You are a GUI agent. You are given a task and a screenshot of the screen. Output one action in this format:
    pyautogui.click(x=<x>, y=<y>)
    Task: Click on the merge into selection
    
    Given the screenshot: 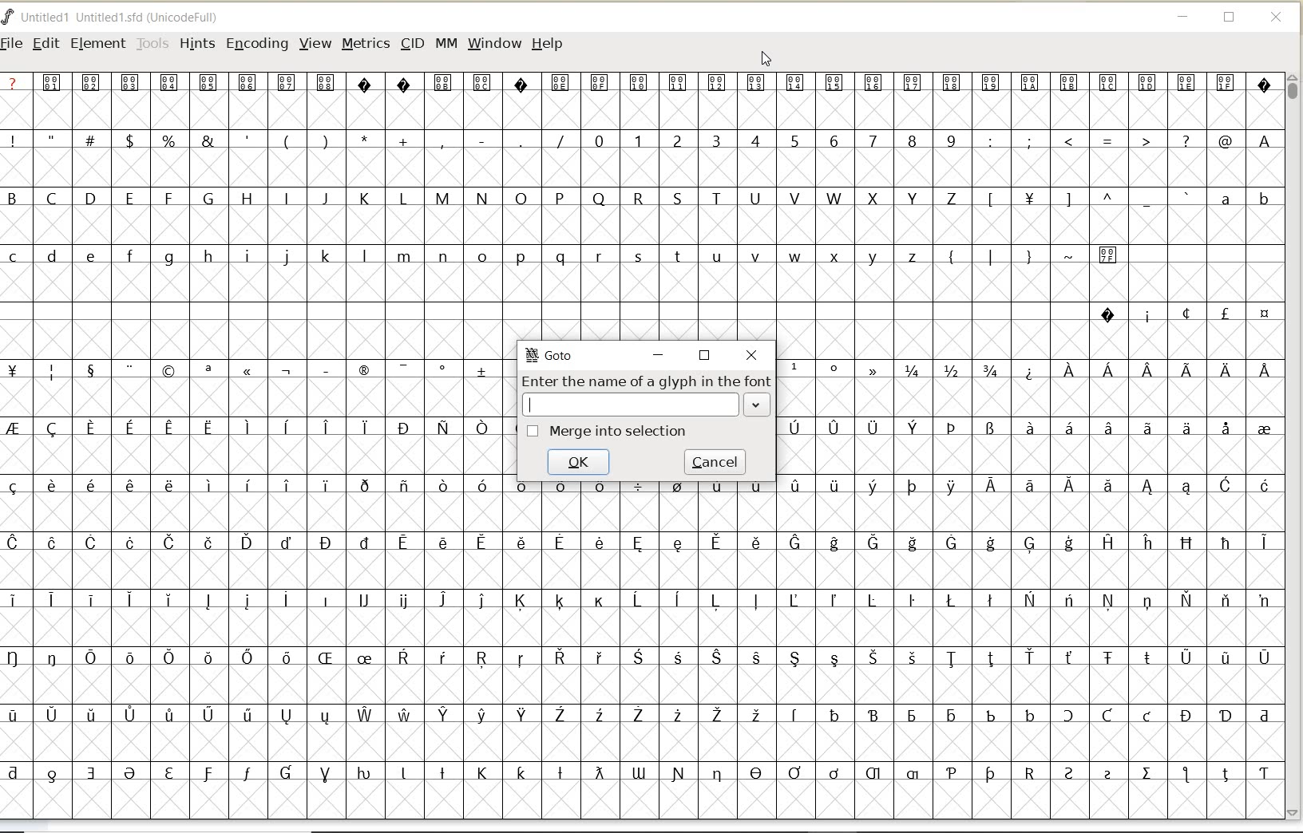 What is the action you would take?
    pyautogui.click(x=606, y=432)
    